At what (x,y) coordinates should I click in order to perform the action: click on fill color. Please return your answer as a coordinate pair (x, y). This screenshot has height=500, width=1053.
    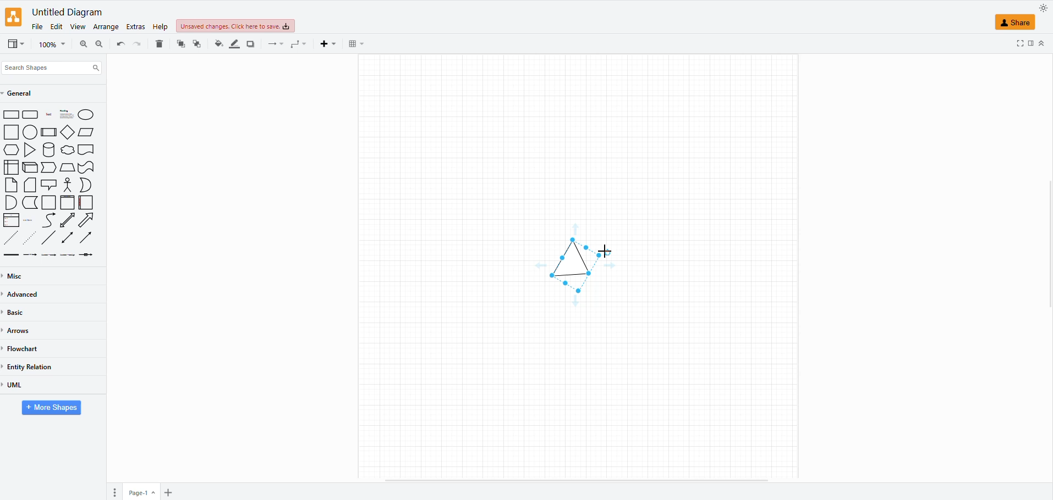
    Looking at the image, I should click on (217, 42).